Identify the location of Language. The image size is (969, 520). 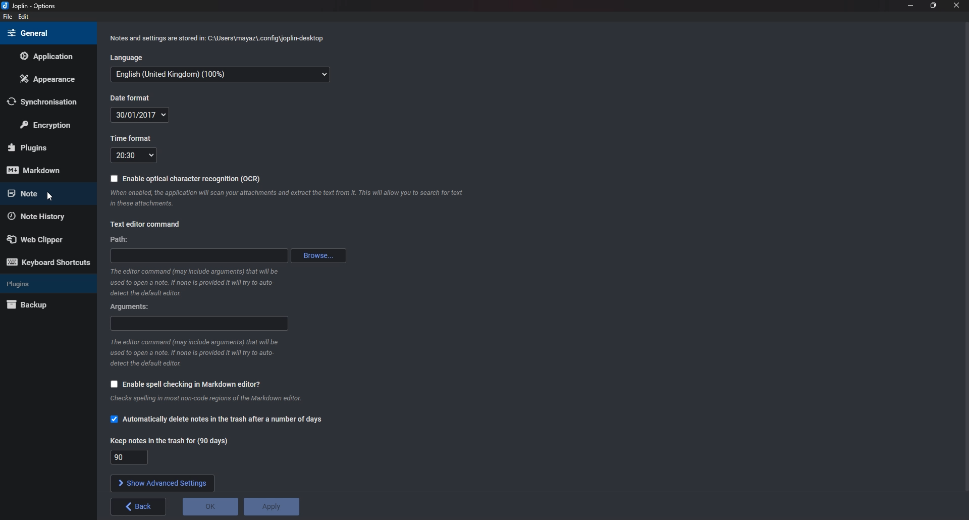
(220, 74).